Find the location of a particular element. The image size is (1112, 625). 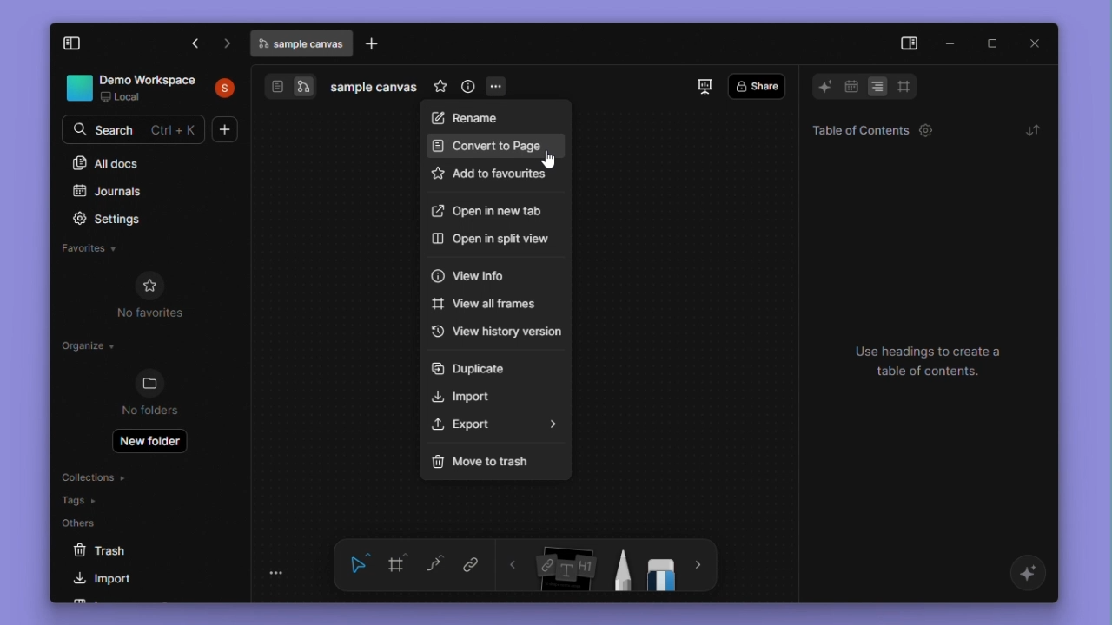

Move to trash is located at coordinates (481, 458).